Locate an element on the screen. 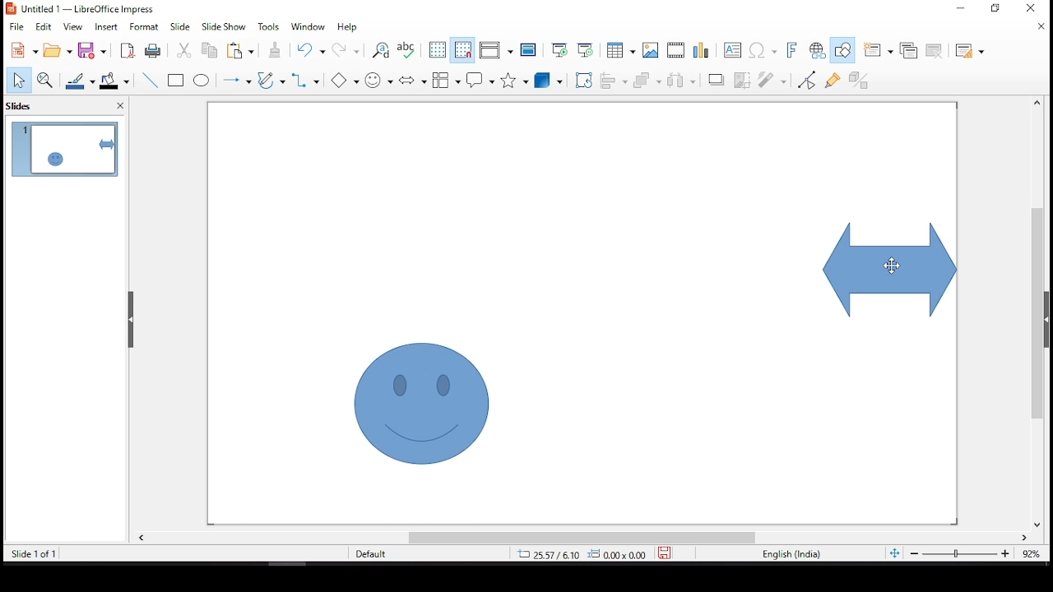 This screenshot has height=592, width=1053. charts is located at coordinates (703, 52).